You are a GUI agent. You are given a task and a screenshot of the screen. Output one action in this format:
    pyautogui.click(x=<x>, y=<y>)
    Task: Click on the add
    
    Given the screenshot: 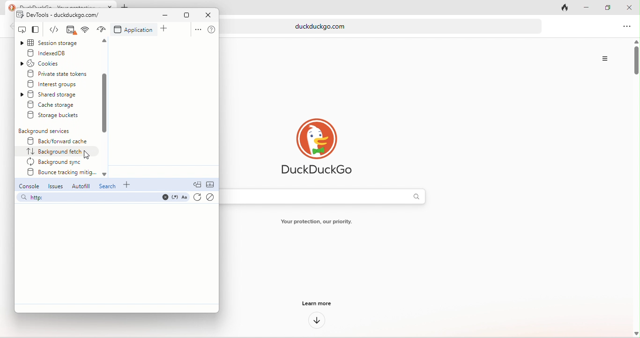 What is the action you would take?
    pyautogui.click(x=167, y=29)
    